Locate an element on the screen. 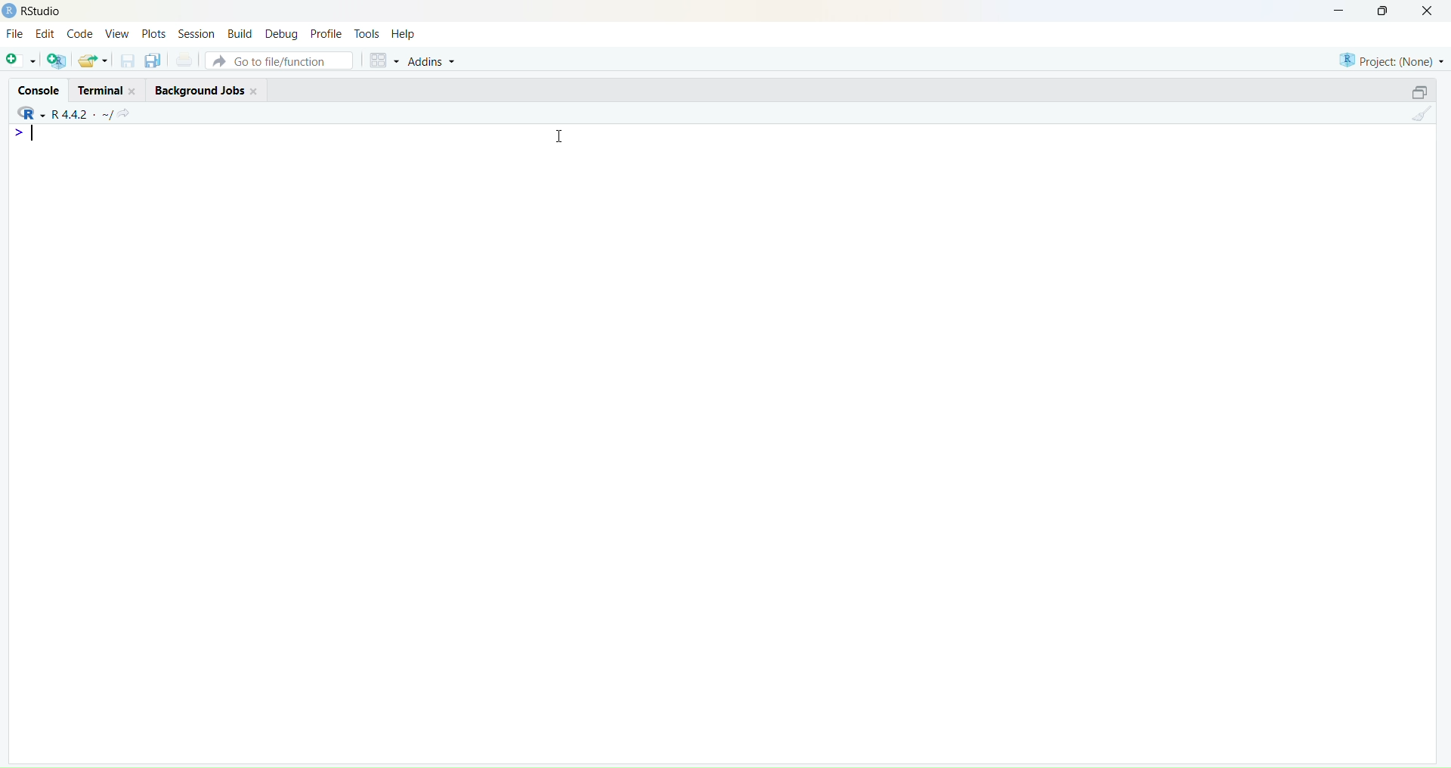 The height and width of the screenshot is (768, 1451). Tools is located at coordinates (367, 34).